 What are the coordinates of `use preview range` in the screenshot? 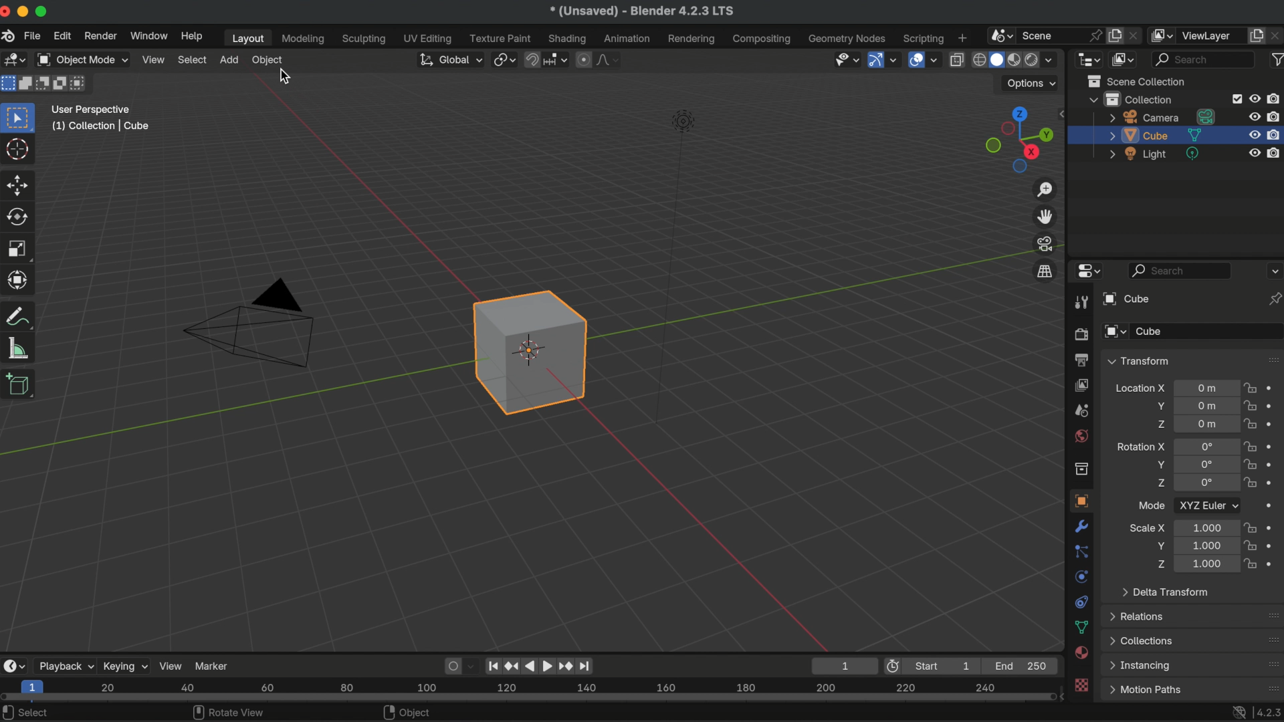 It's located at (895, 666).